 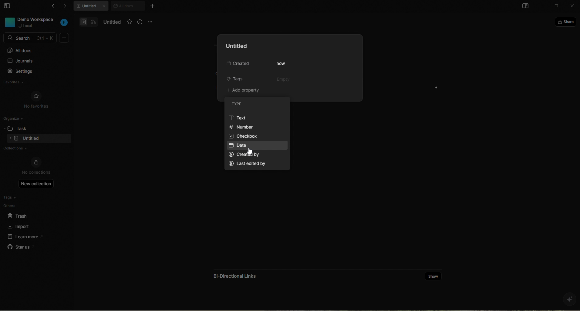 I want to click on workspace photo, so click(x=9, y=22).